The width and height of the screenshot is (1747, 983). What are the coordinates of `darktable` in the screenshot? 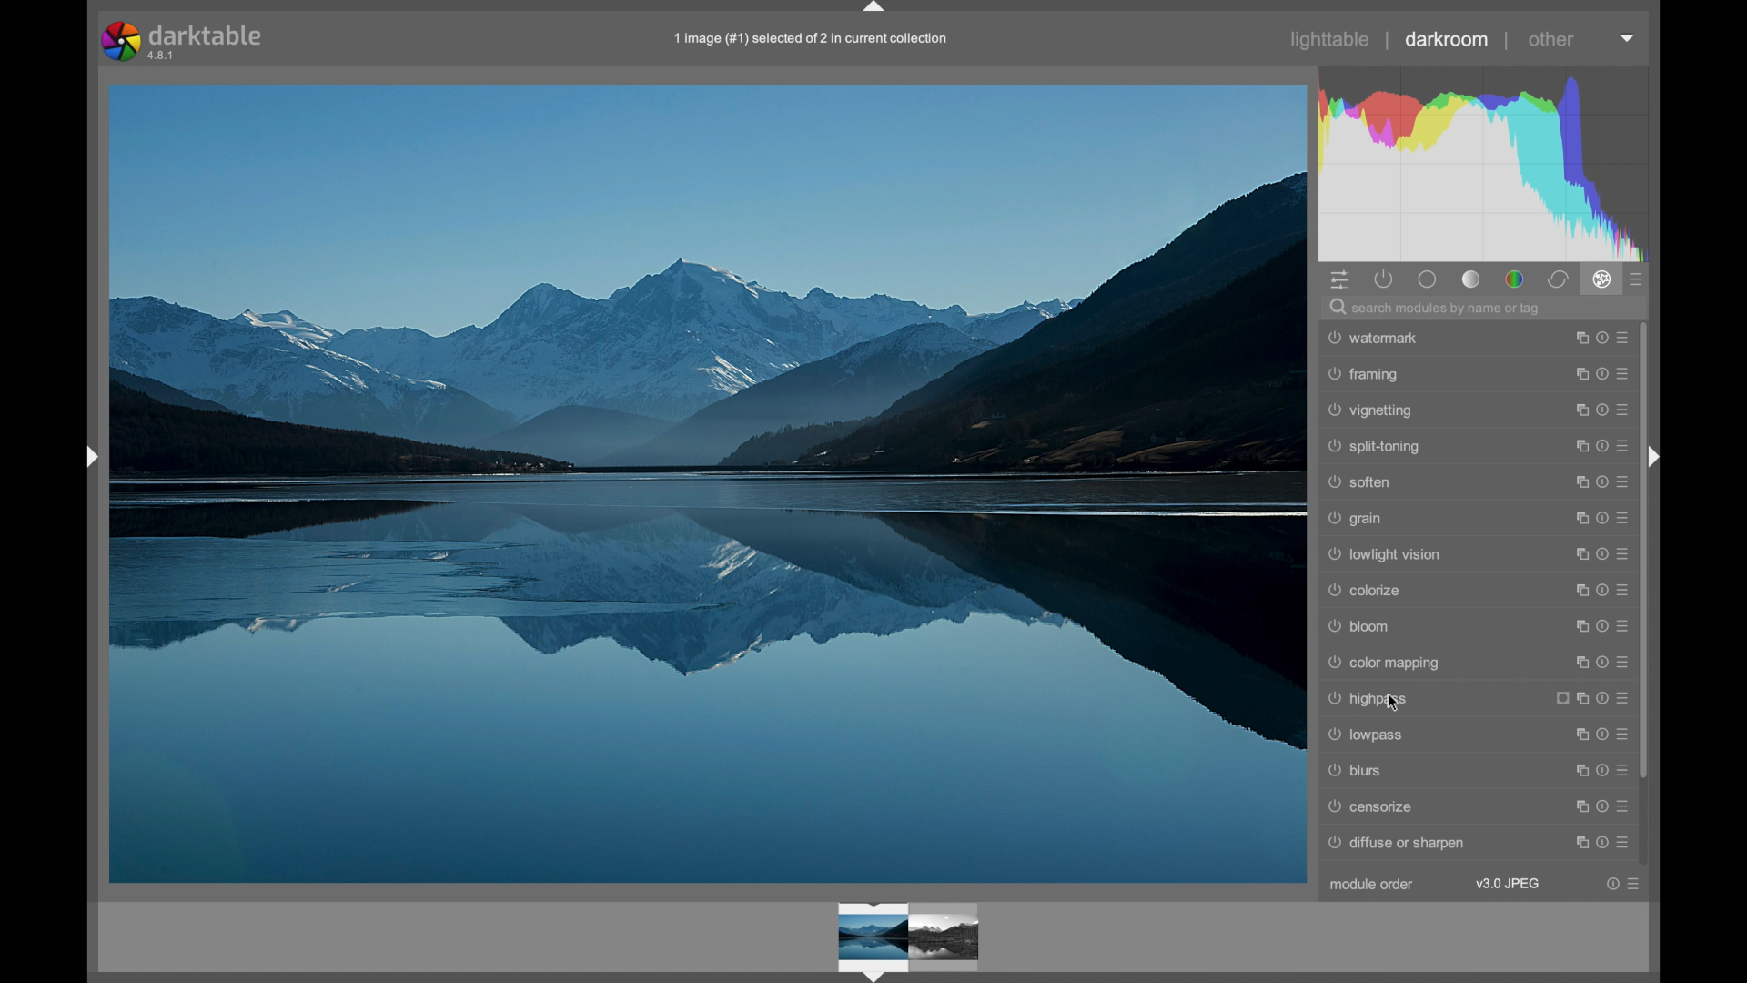 It's located at (184, 41).